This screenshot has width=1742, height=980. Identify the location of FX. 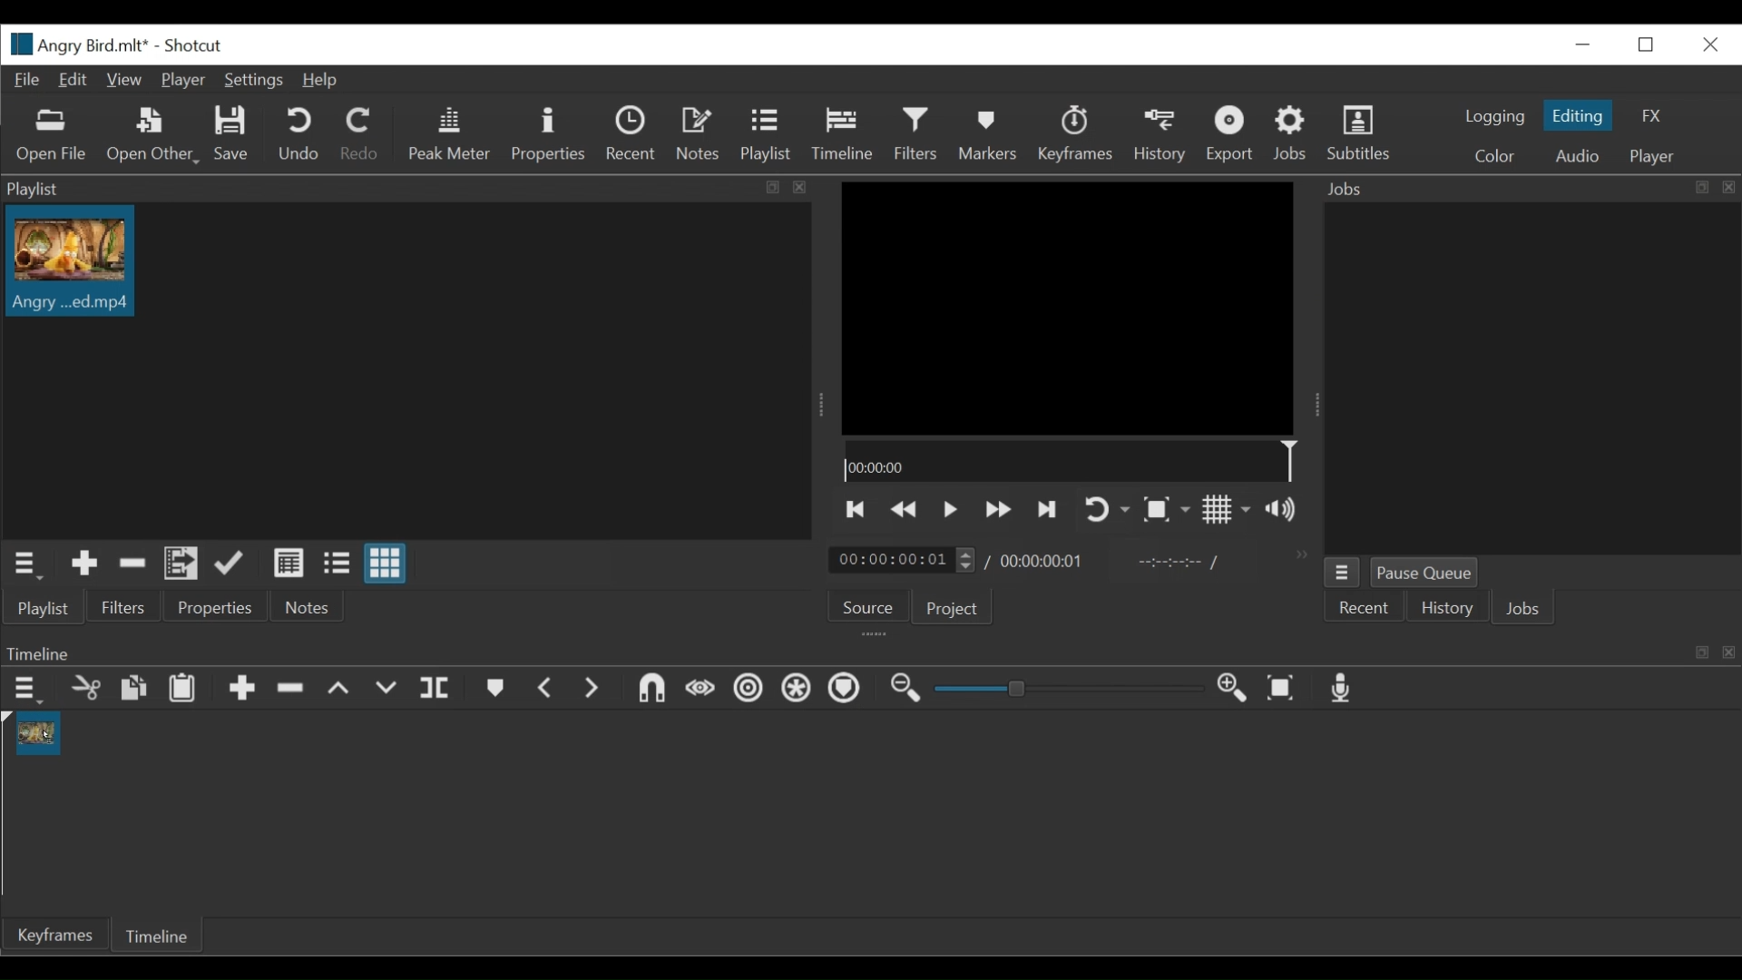
(1652, 116).